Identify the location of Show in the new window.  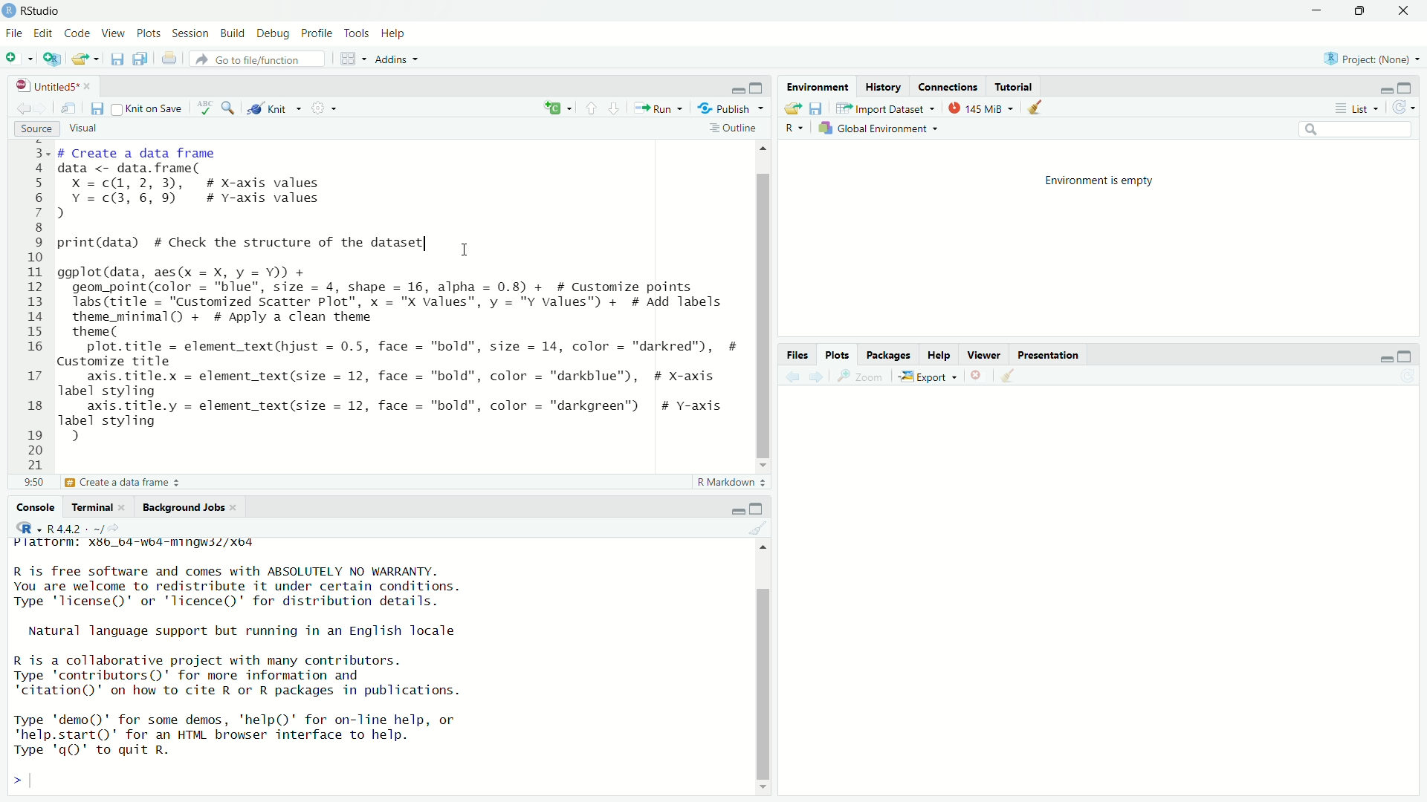
(70, 112).